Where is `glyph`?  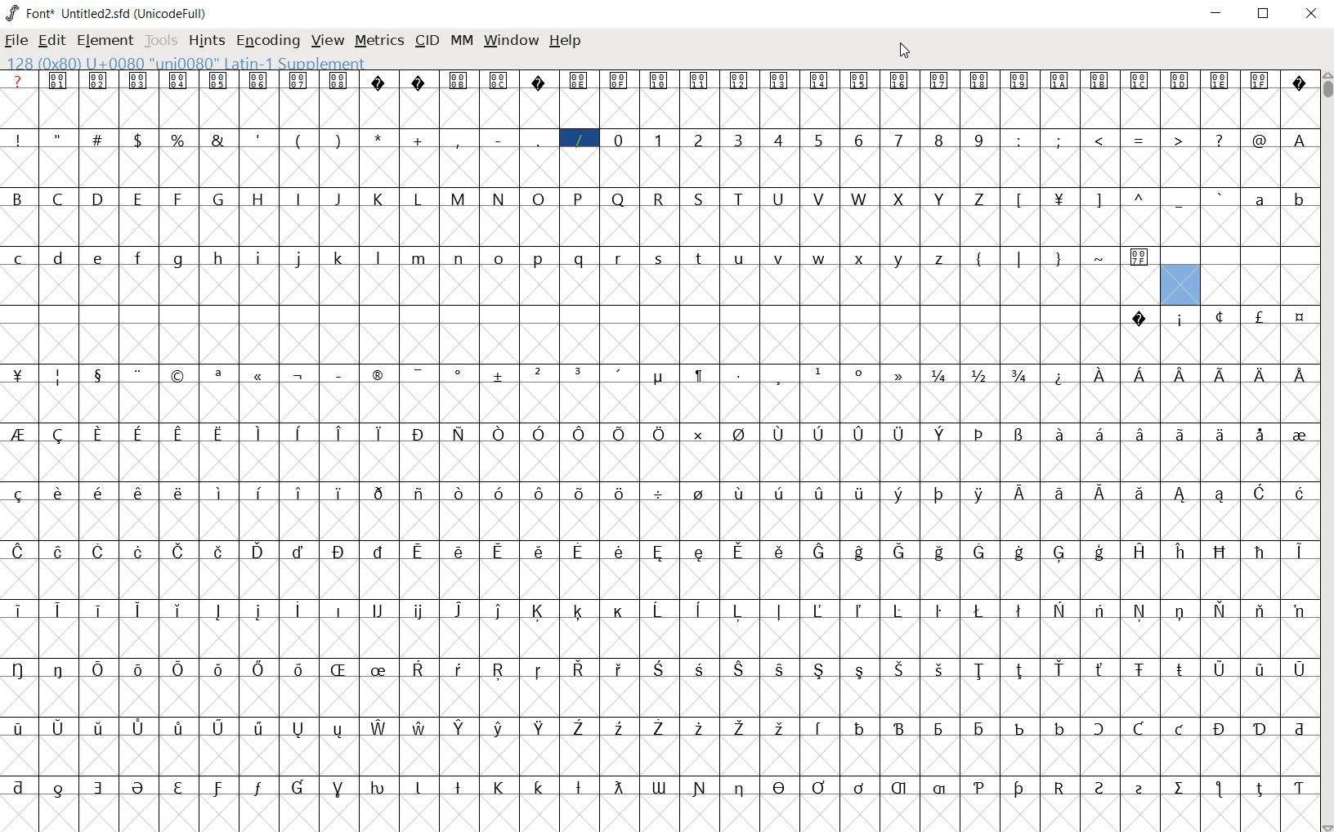 glyph is located at coordinates (618, 81).